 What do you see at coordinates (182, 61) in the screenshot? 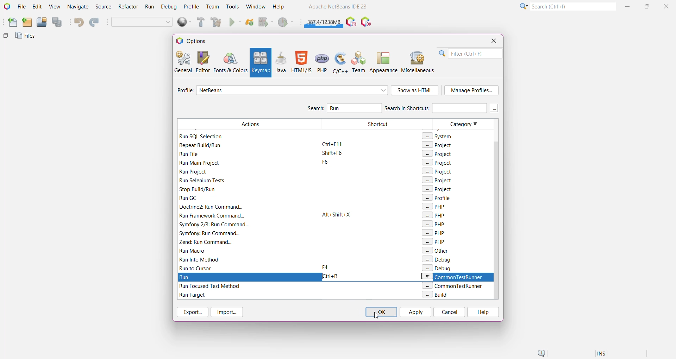
I see `General` at bounding box center [182, 61].